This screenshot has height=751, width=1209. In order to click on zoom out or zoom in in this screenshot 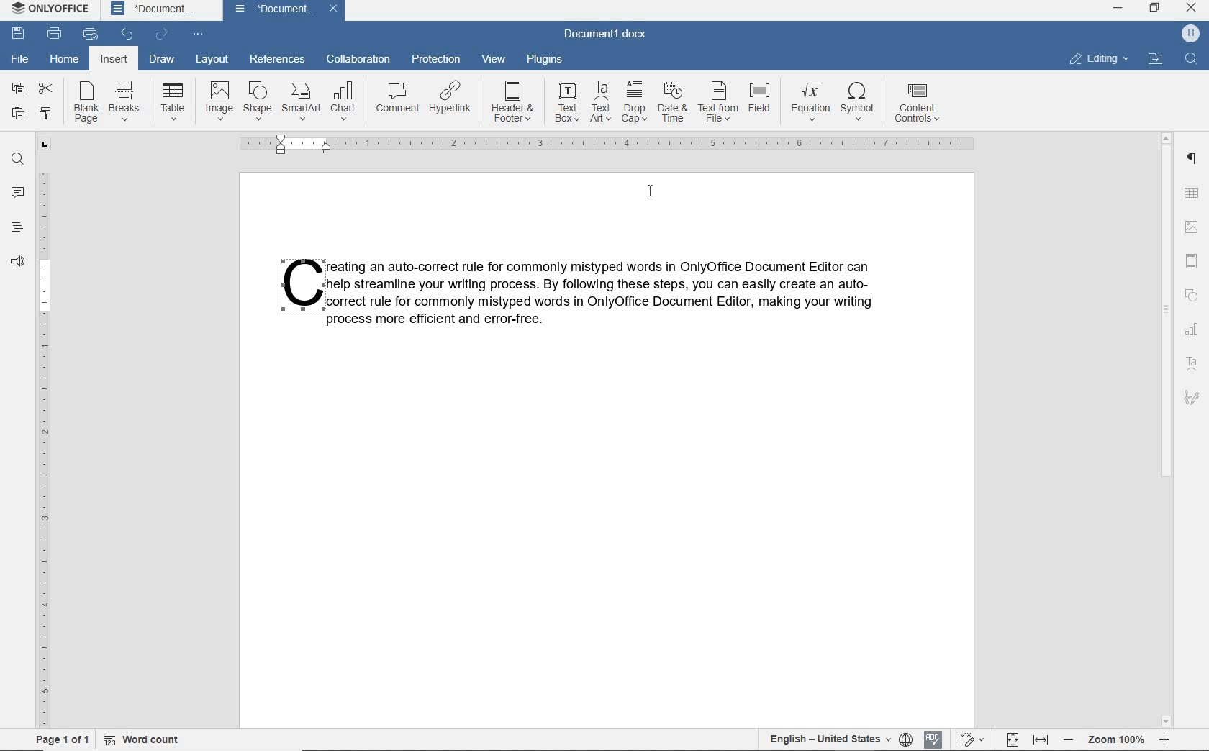, I will do `click(1120, 740)`.